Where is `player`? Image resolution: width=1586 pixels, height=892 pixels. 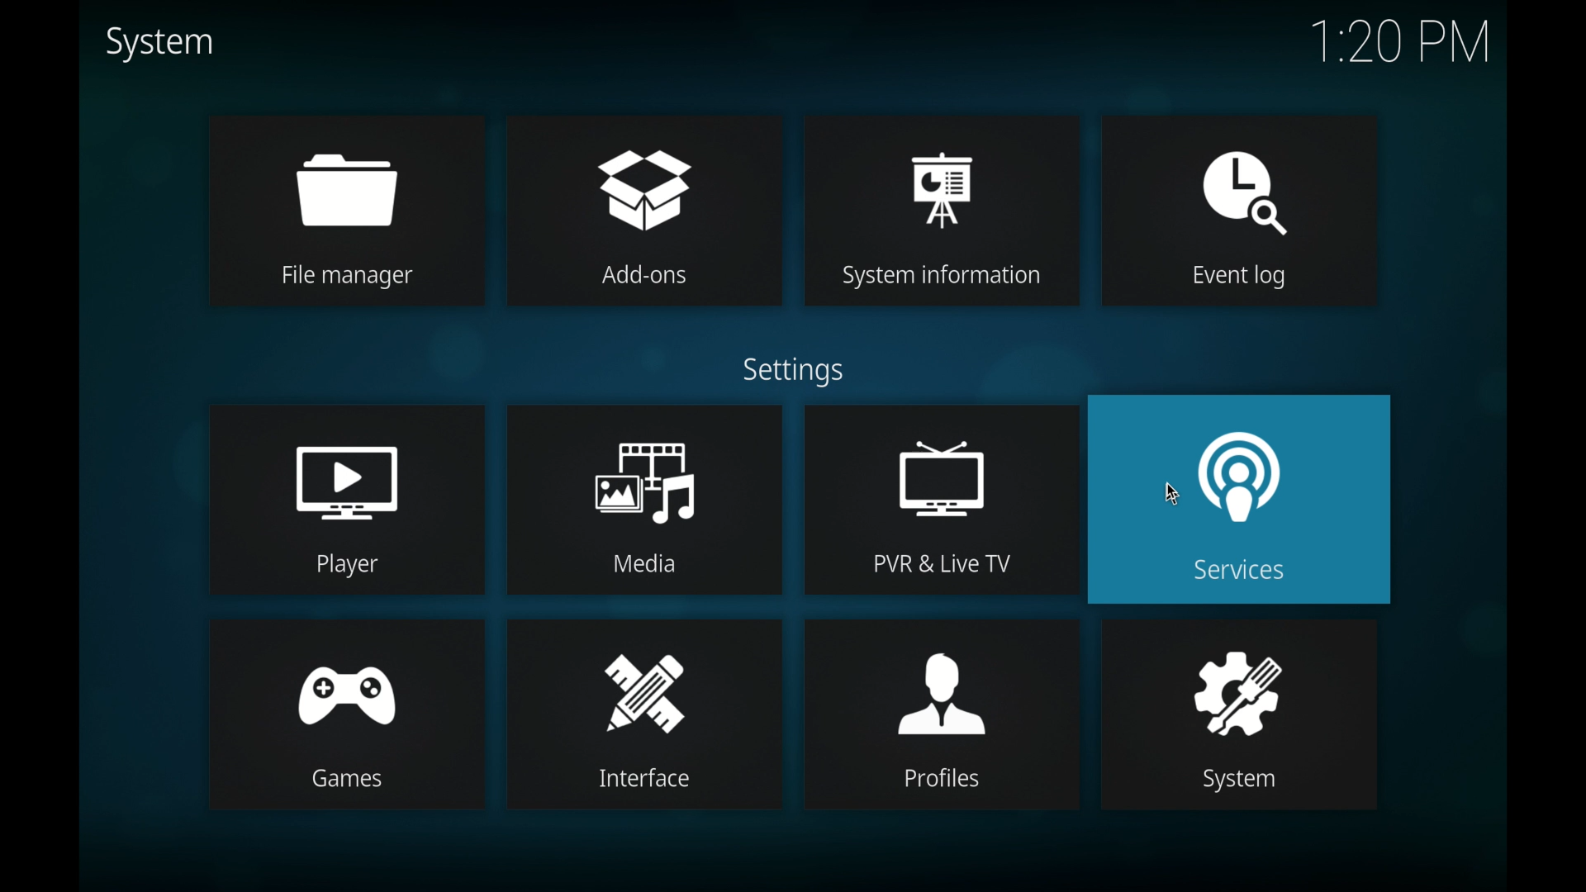 player is located at coordinates (347, 500).